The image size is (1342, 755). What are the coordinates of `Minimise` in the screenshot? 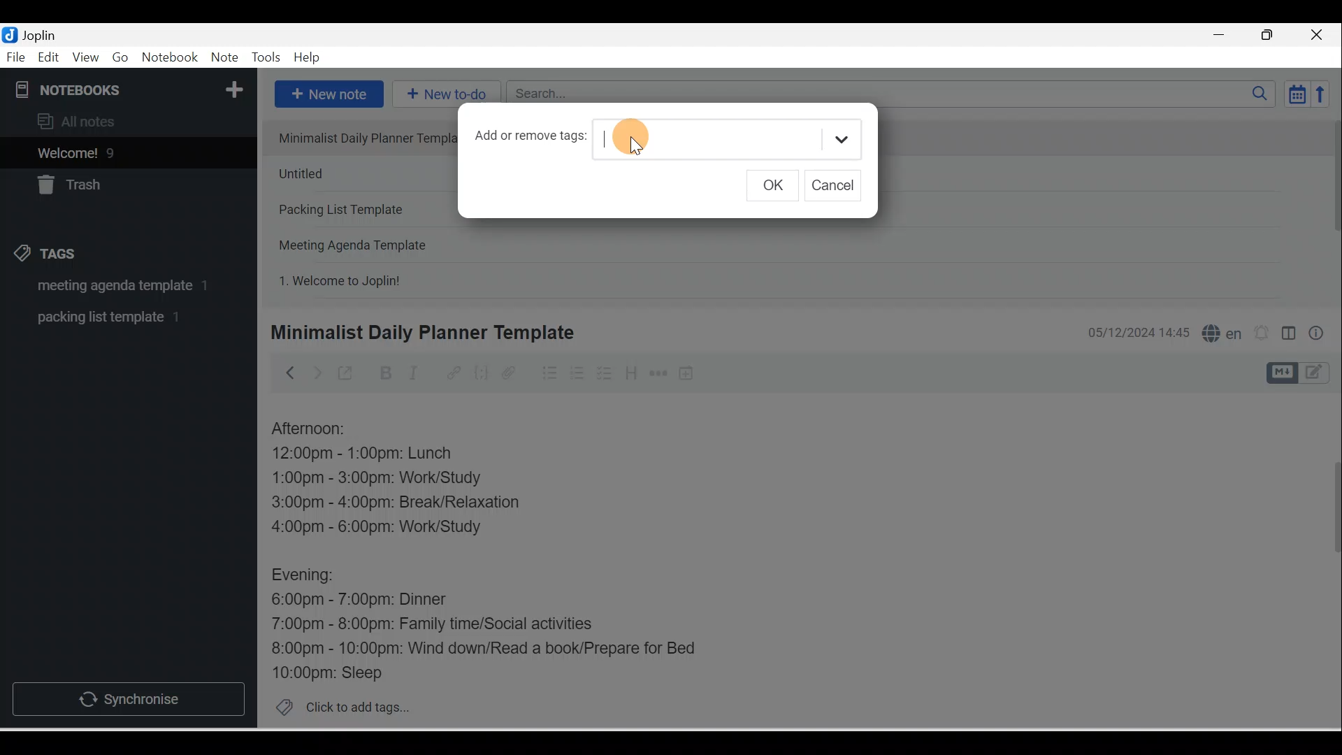 It's located at (1223, 36).